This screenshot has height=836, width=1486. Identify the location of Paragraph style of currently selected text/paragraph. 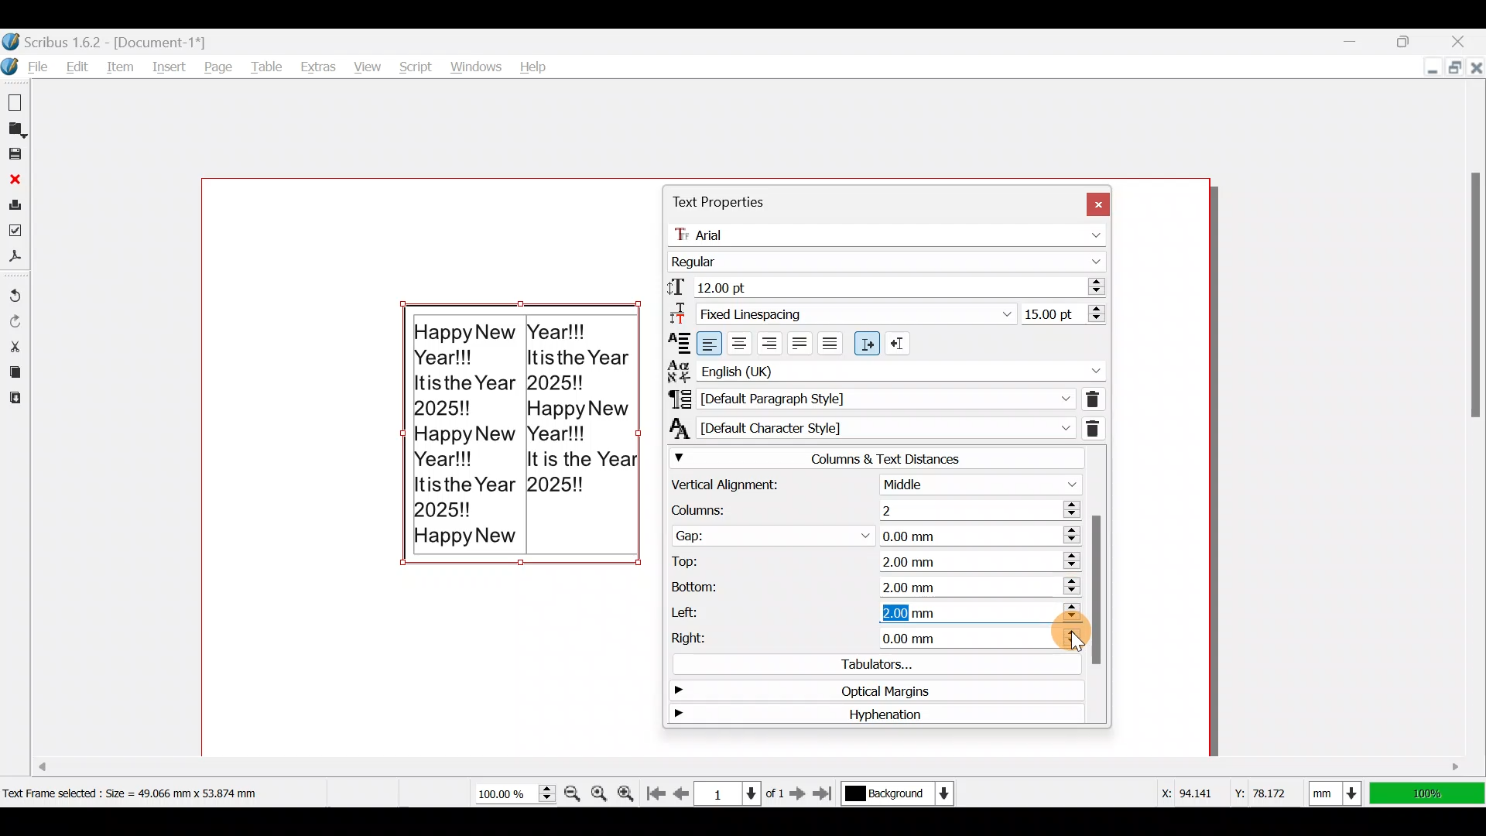
(868, 398).